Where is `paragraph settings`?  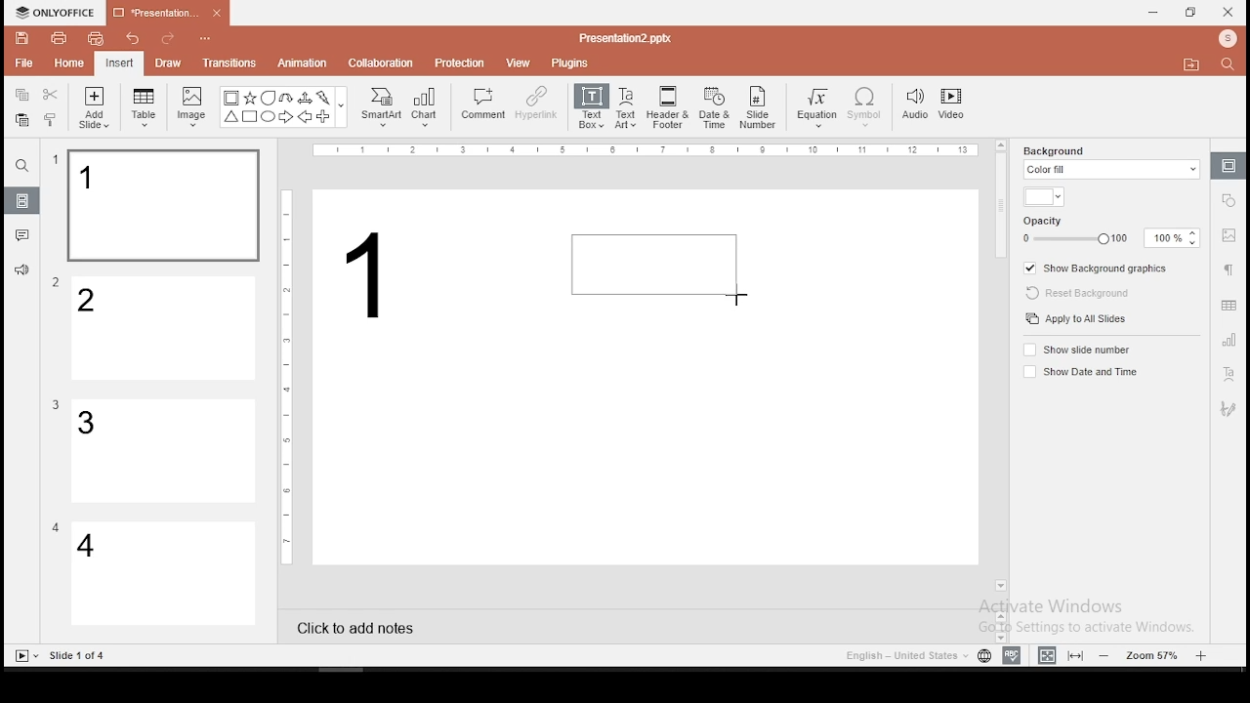 paragraph settings is located at coordinates (1227, 268).